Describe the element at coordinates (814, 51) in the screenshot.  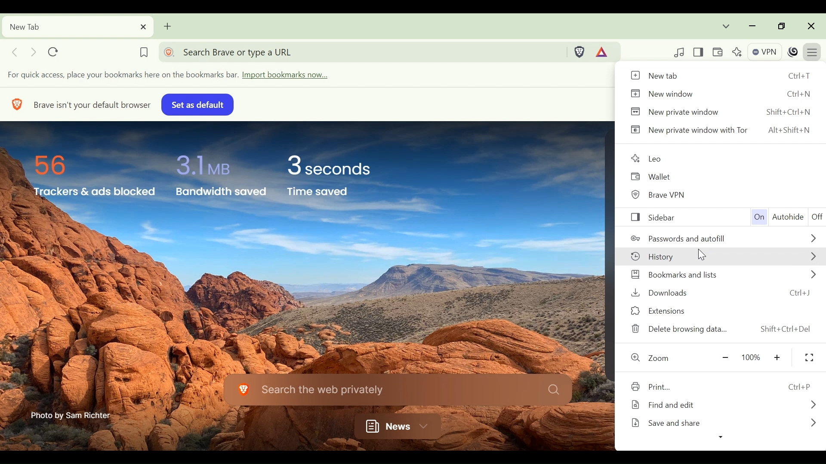
I see `Customize and control Brave` at that location.